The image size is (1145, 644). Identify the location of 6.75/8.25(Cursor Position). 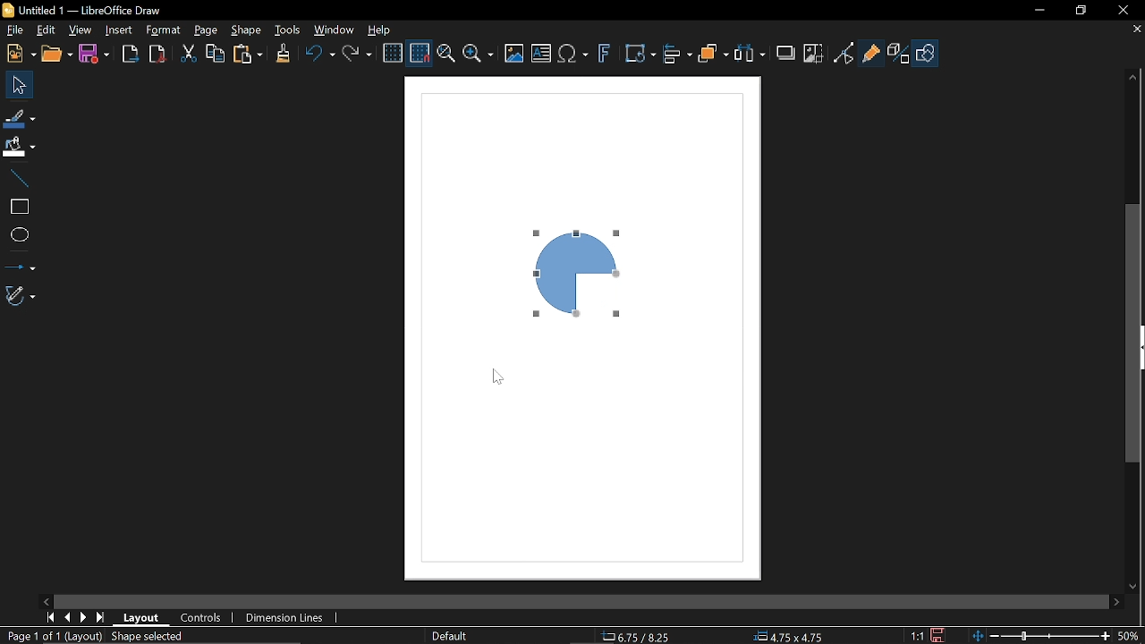
(639, 634).